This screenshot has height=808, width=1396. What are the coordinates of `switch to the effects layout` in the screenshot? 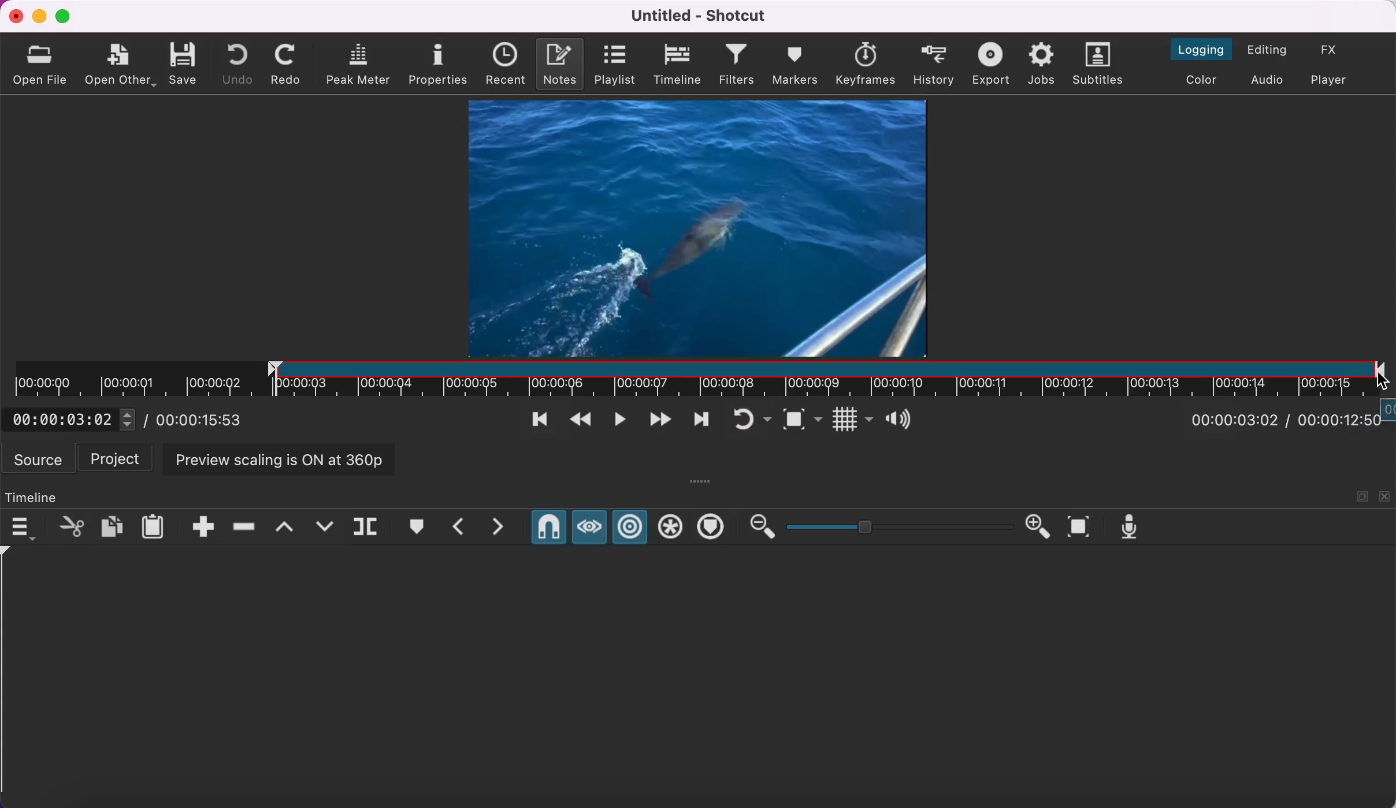 It's located at (1332, 51).